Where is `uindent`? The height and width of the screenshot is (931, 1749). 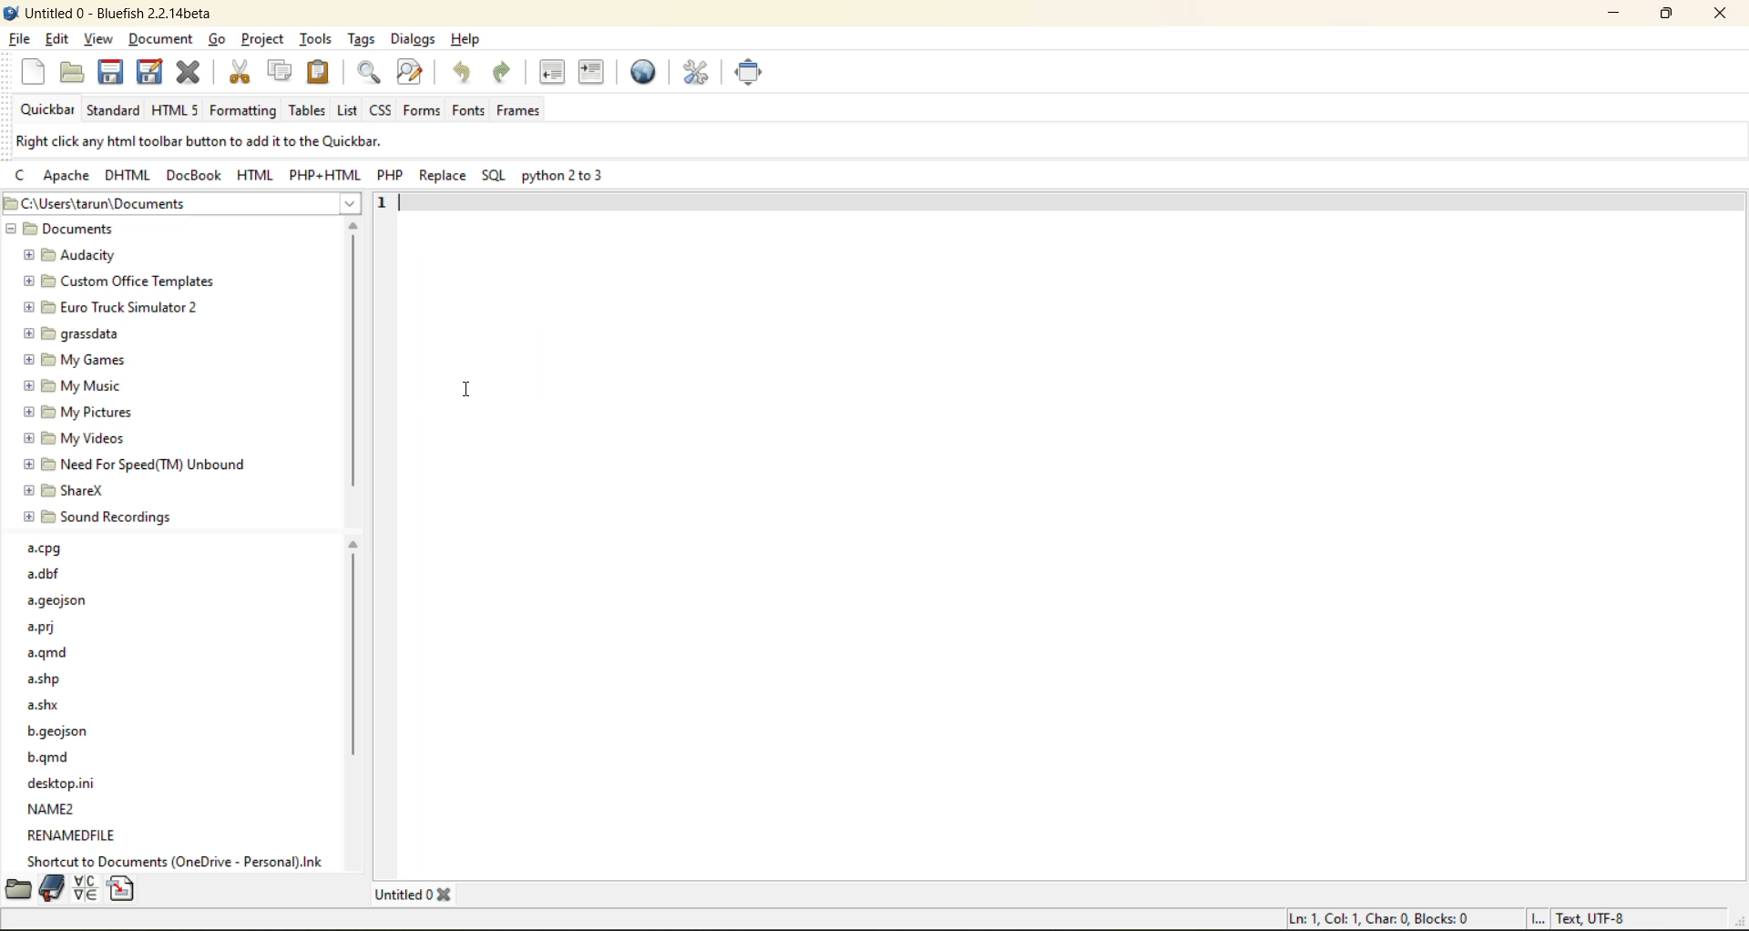
uindent is located at coordinates (556, 74).